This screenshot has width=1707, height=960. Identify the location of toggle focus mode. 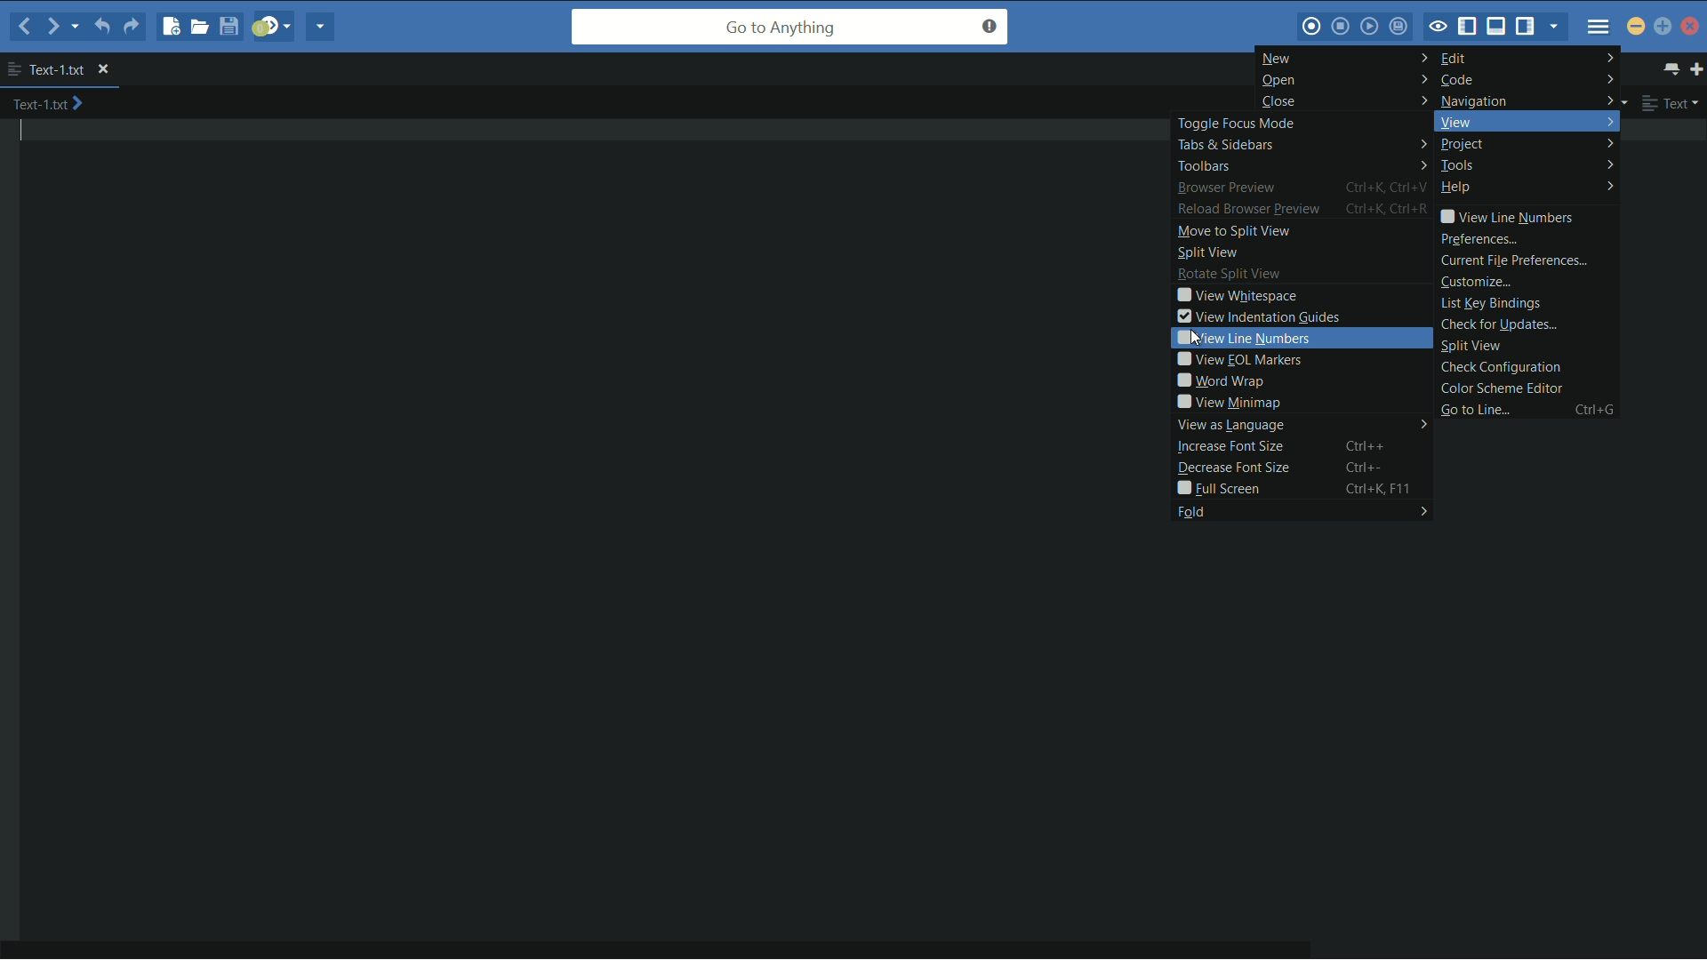
(1292, 124).